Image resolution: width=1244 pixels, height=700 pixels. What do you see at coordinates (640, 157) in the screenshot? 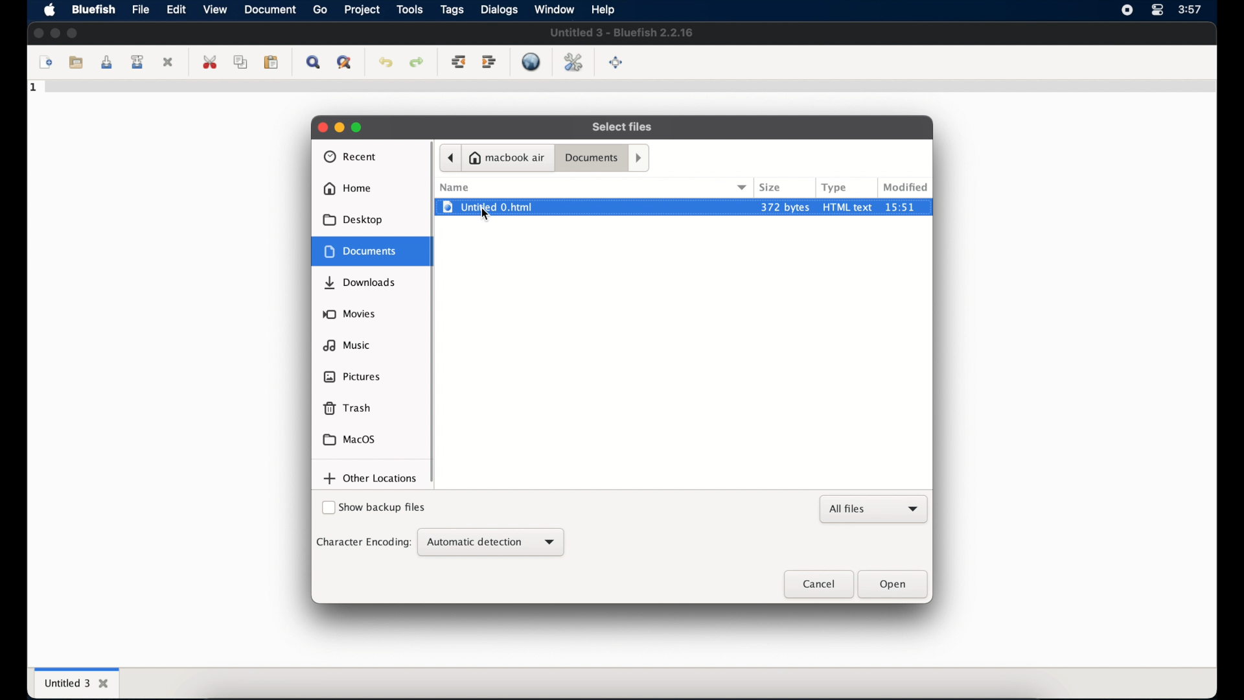
I see `next` at bounding box center [640, 157].